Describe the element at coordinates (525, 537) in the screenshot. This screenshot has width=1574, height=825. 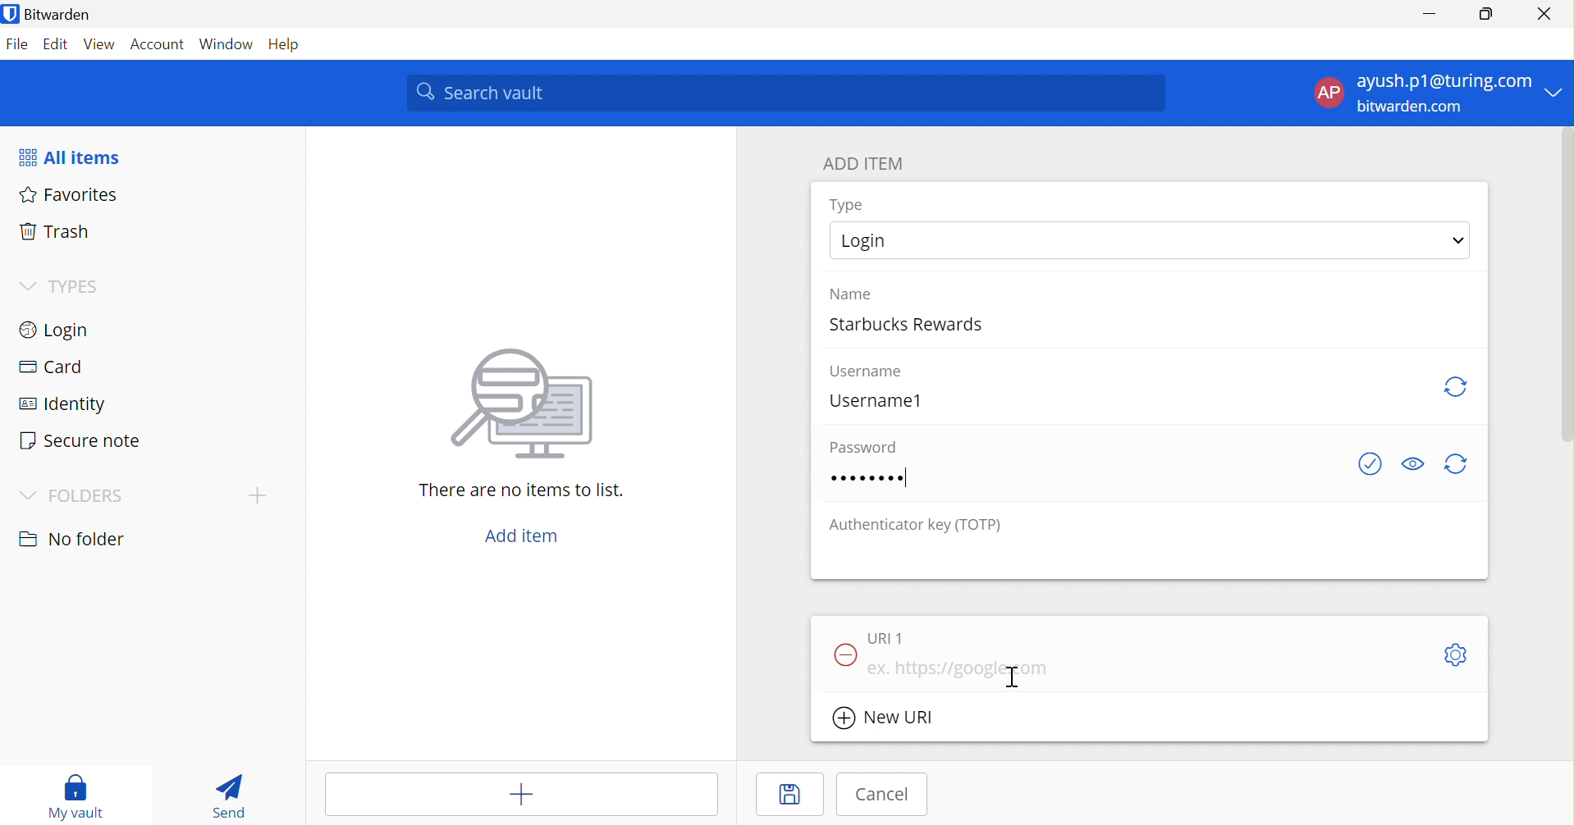
I see `Add item` at that location.